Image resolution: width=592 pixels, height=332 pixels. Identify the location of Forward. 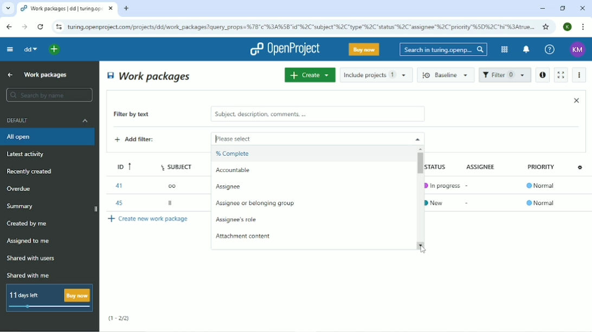
(23, 27).